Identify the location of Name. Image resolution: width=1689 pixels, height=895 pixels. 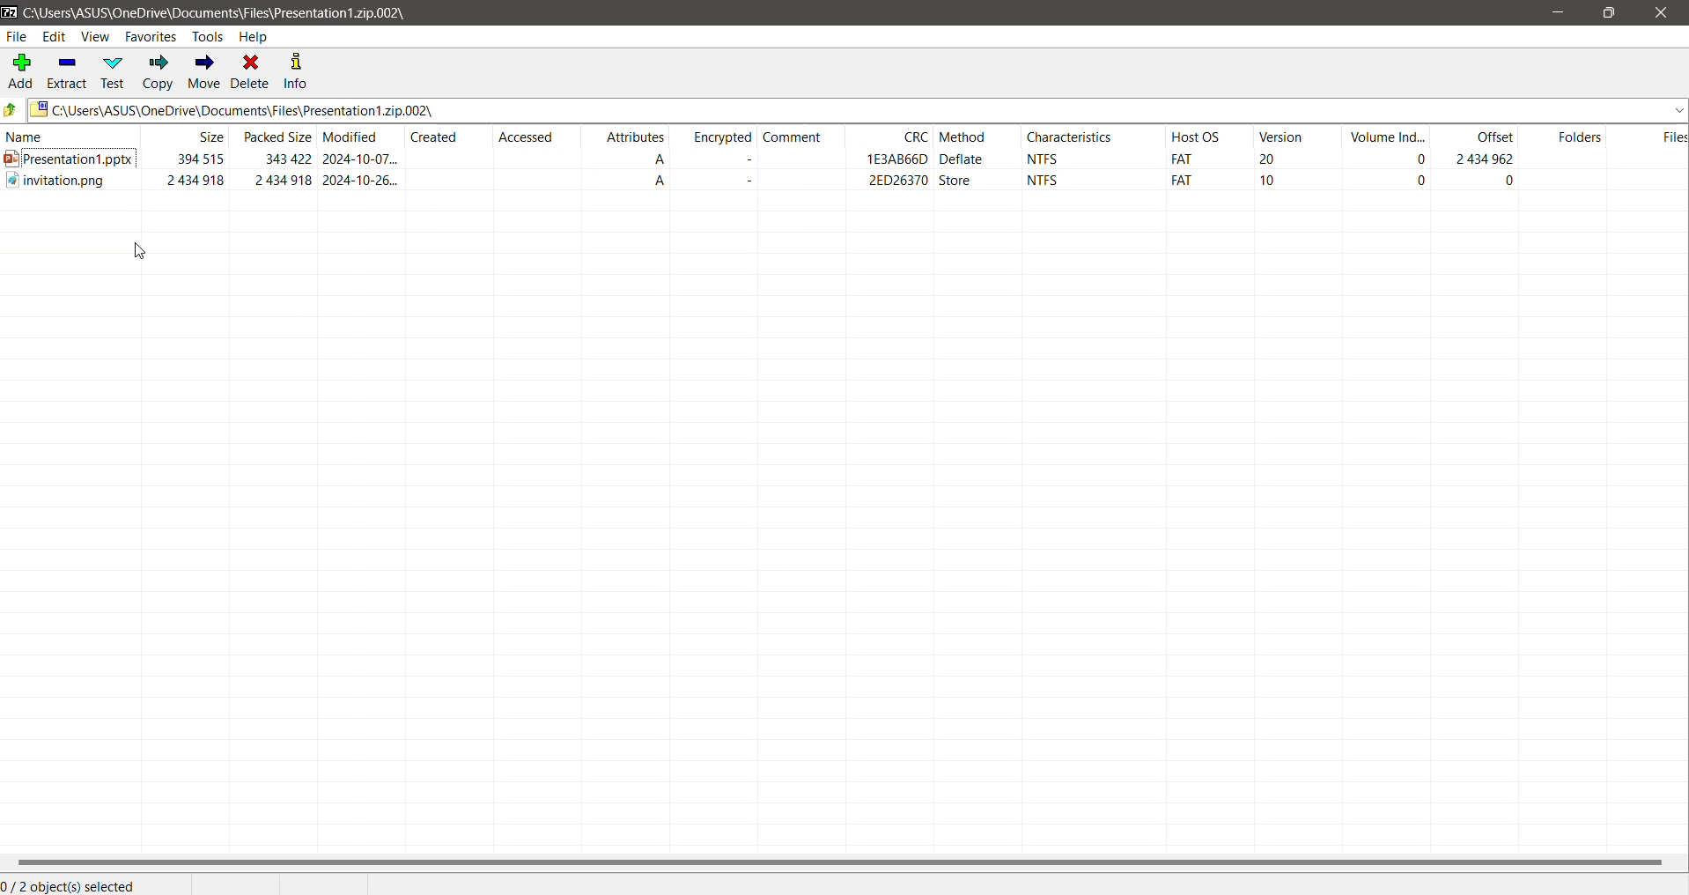
(67, 135).